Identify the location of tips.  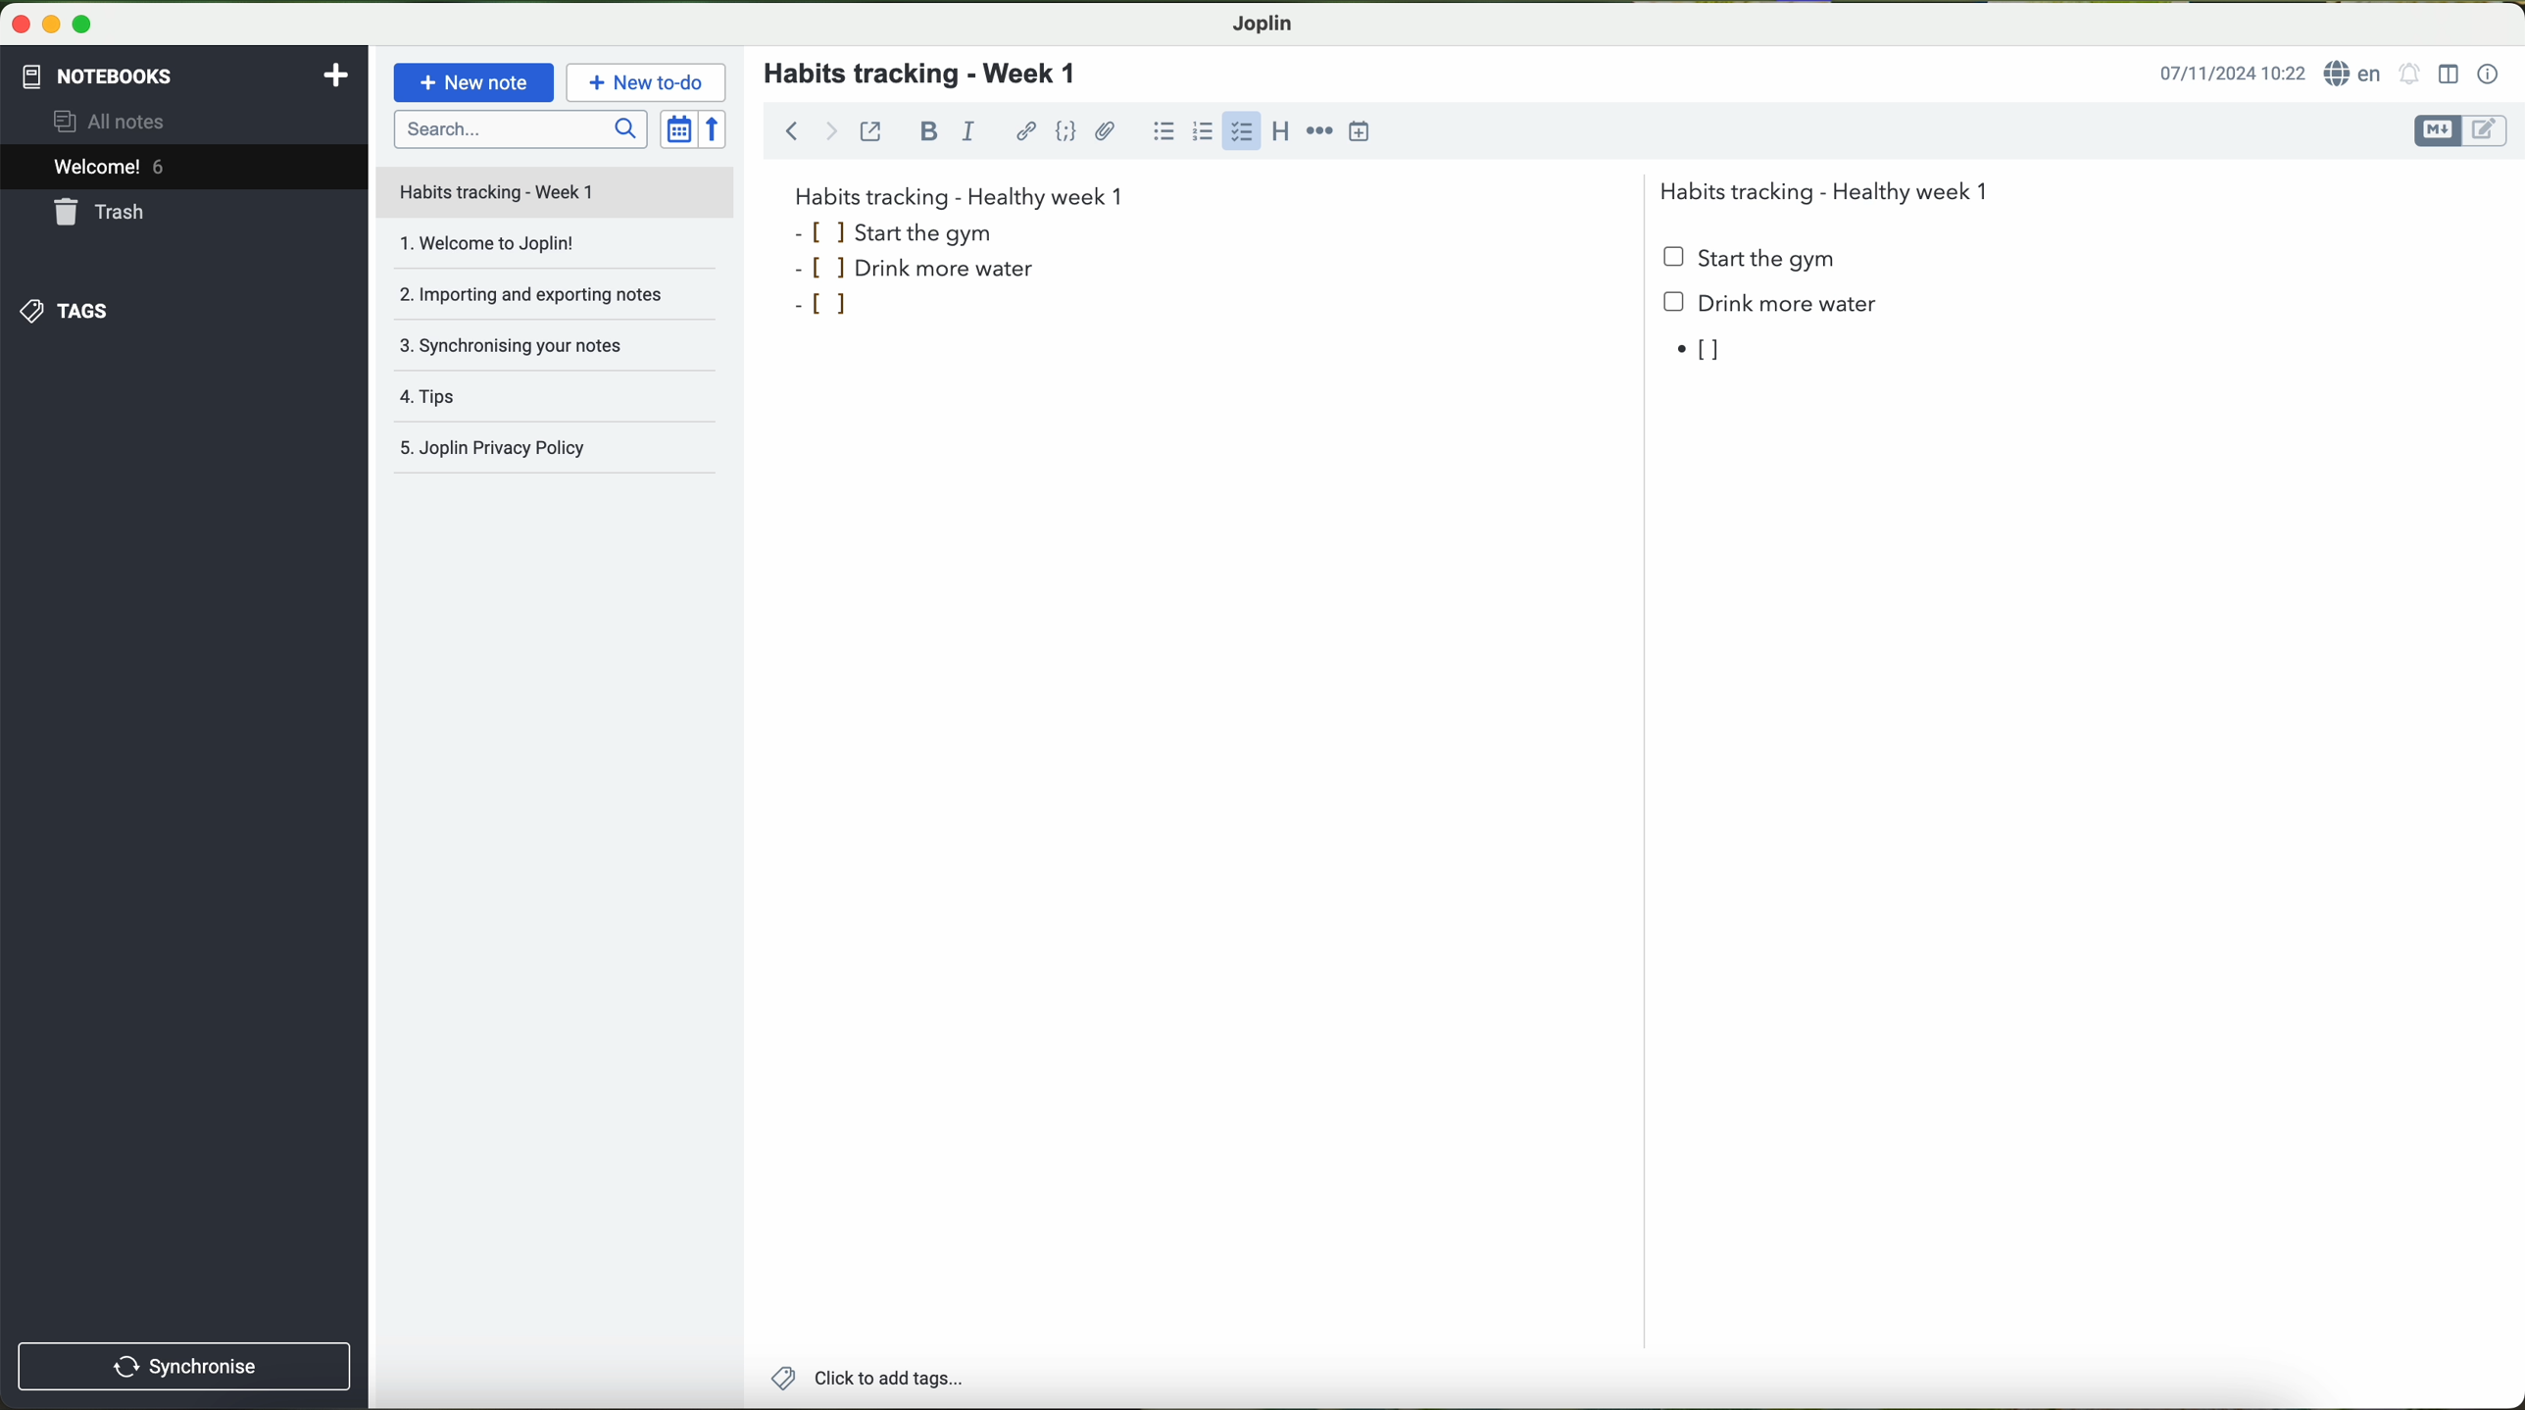
(559, 401).